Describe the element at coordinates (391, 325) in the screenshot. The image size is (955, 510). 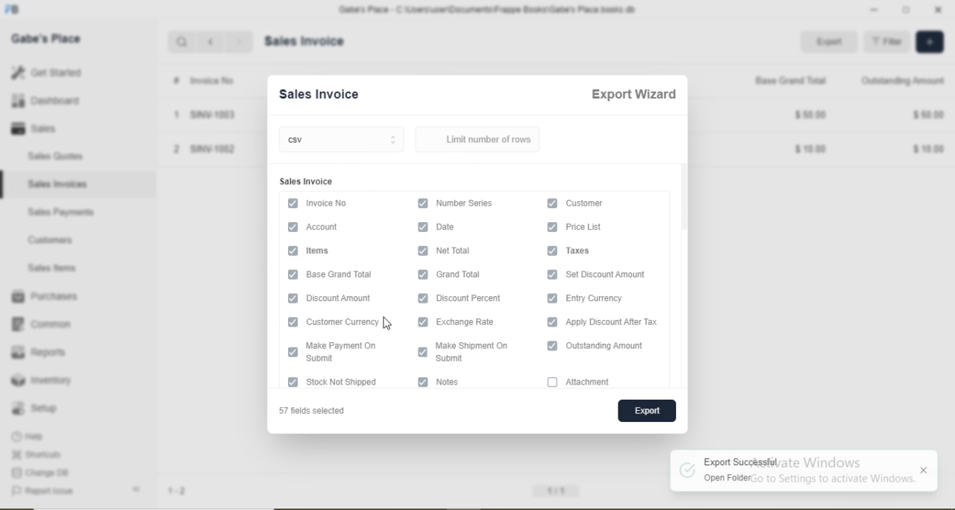
I see `cursor` at that location.